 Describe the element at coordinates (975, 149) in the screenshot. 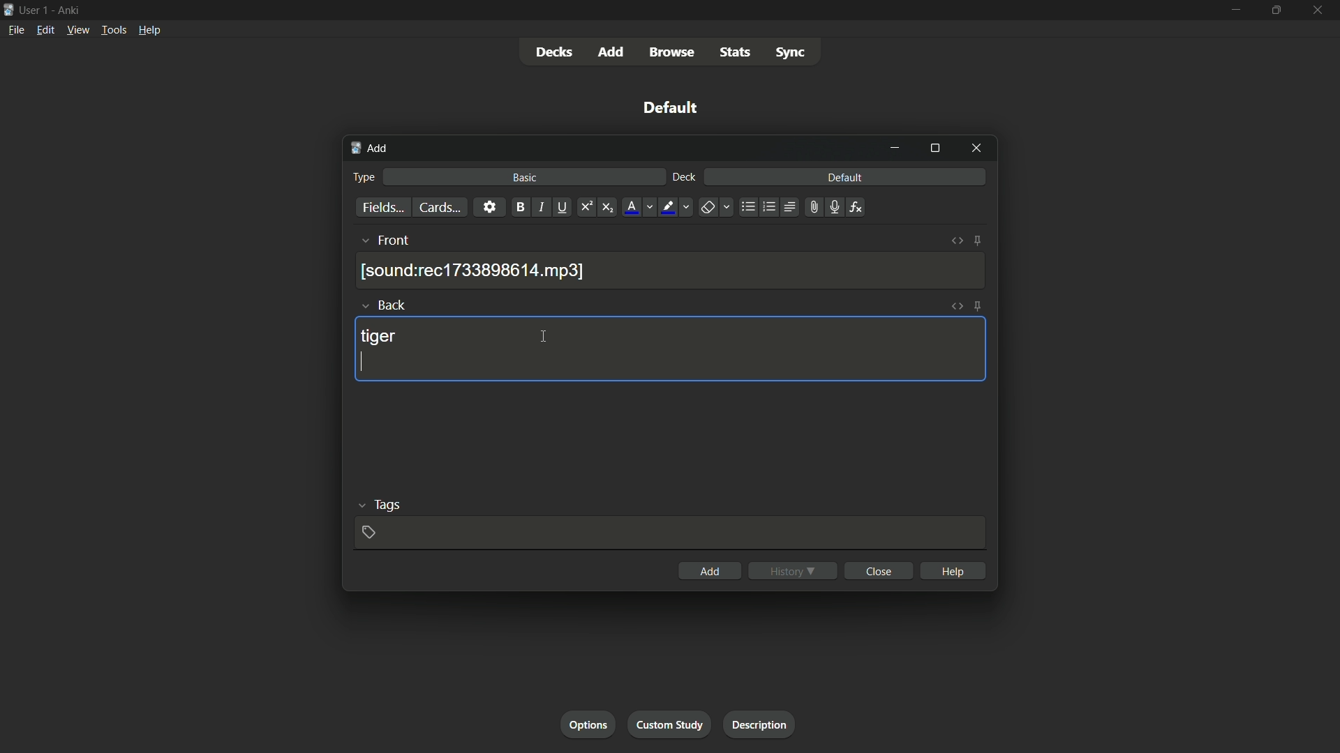

I see `close window` at that location.